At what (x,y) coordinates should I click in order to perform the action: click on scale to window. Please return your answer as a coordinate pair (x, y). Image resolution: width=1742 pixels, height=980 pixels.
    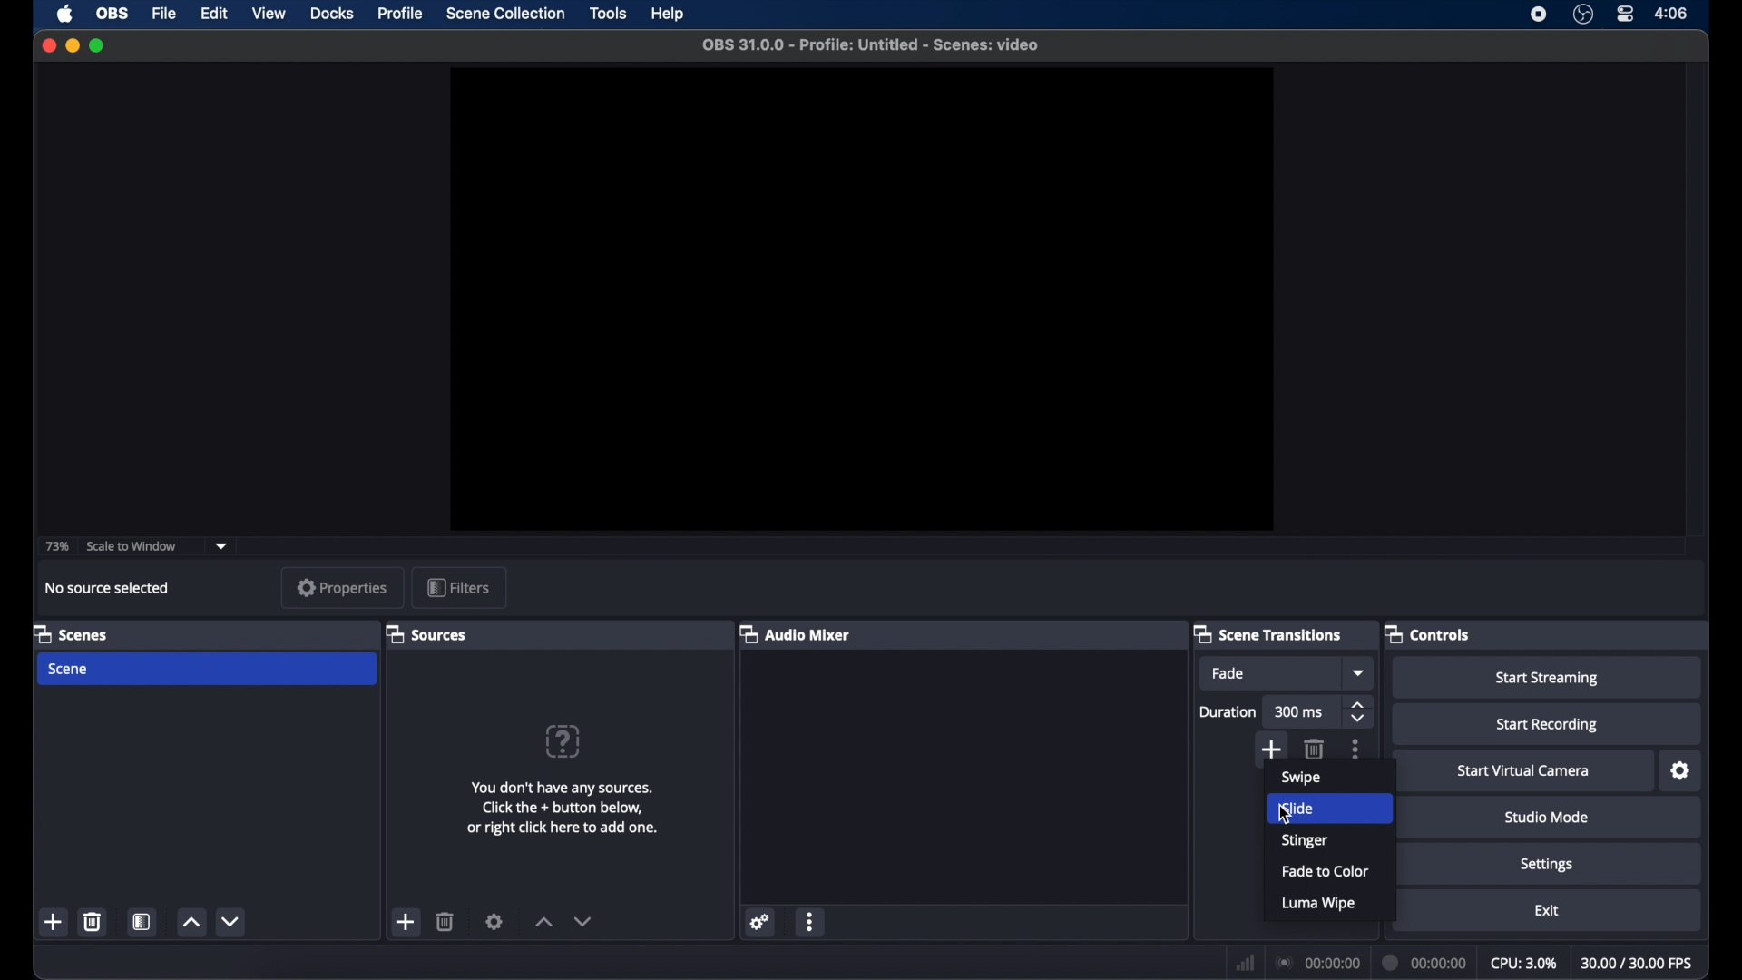
    Looking at the image, I should click on (132, 544).